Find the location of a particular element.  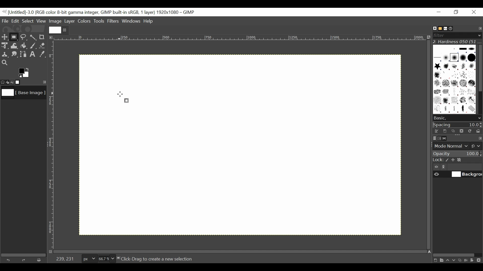

Move tool is located at coordinates (4, 36).